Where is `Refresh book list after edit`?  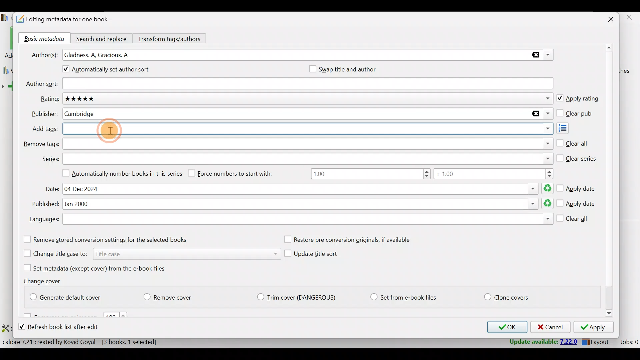
Refresh book list after edit is located at coordinates (65, 328).